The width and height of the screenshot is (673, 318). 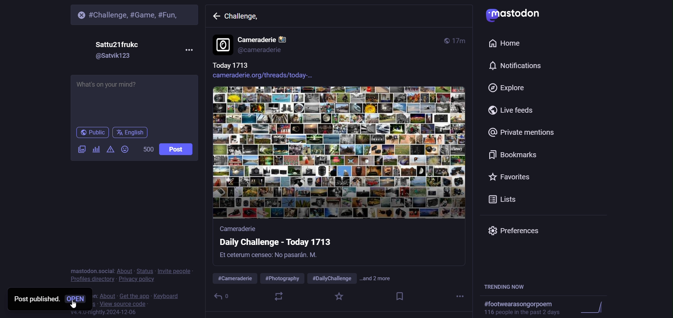 What do you see at coordinates (77, 298) in the screenshot?
I see `open` at bounding box center [77, 298].